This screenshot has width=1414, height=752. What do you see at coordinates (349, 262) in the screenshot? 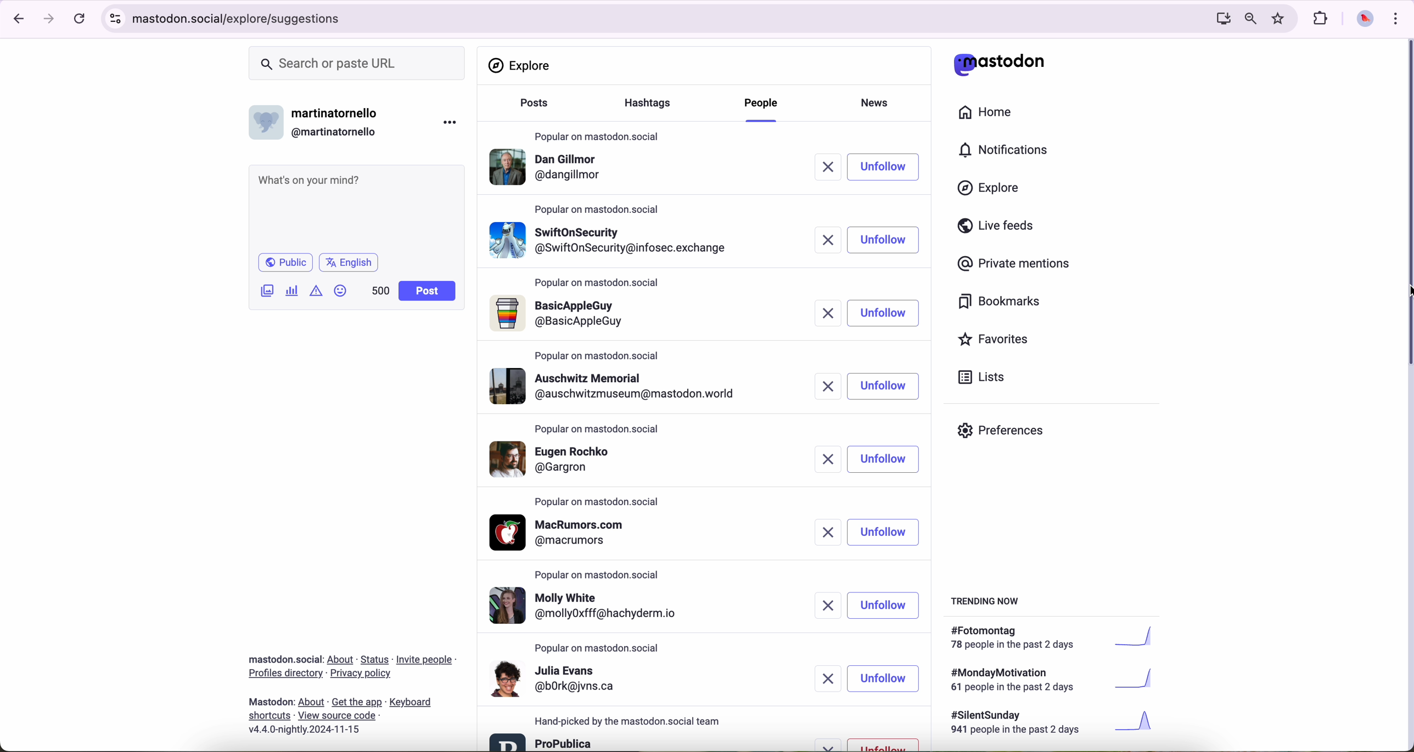
I see `language` at bounding box center [349, 262].